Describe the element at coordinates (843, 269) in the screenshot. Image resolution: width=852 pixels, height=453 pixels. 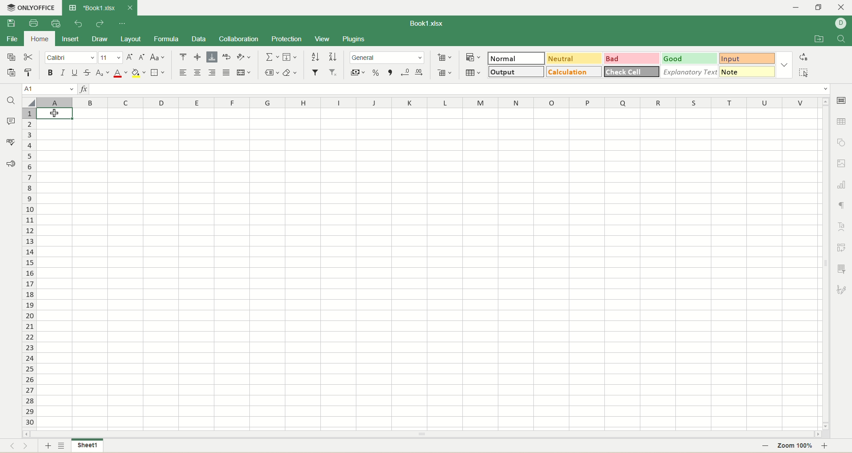
I see `slicer settings` at that location.